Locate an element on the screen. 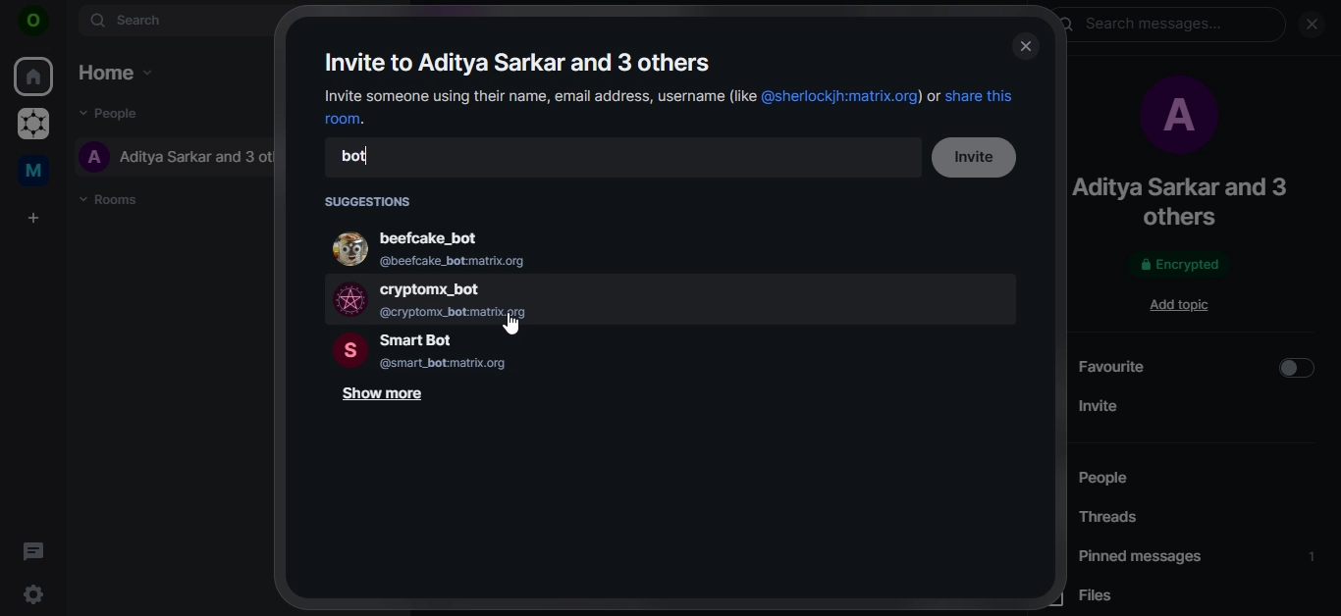 This screenshot has height=616, width=1341. add topic is located at coordinates (1186, 304).